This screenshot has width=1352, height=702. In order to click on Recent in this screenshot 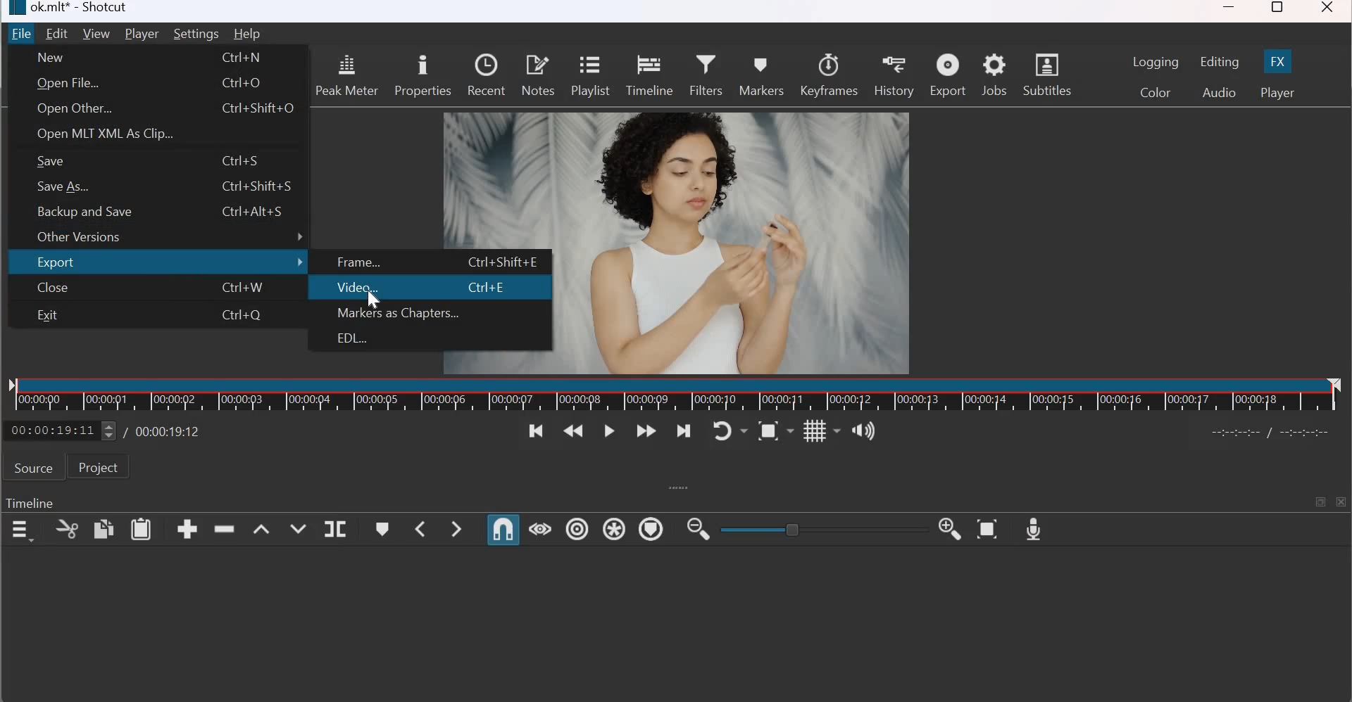, I will do `click(486, 73)`.